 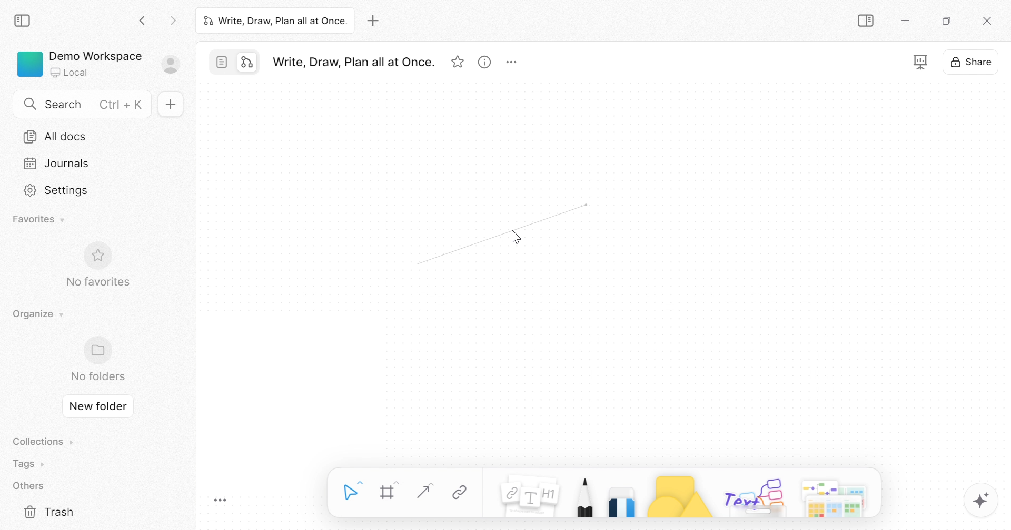 What do you see at coordinates (95, 55) in the screenshot?
I see `Demo Workspace` at bounding box center [95, 55].